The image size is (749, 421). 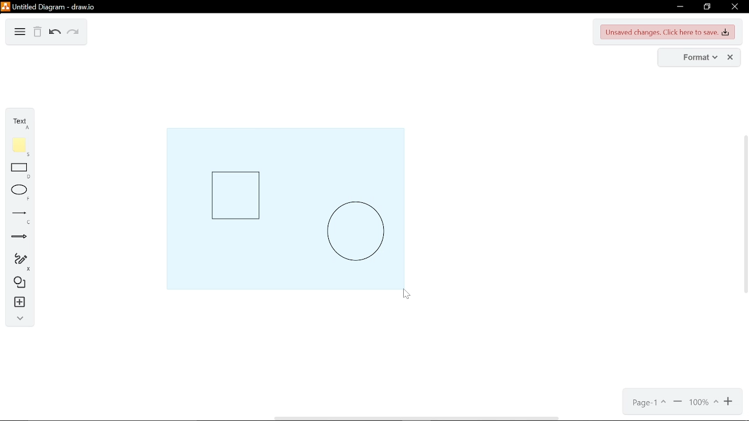 I want to click on minimize, so click(x=679, y=8).